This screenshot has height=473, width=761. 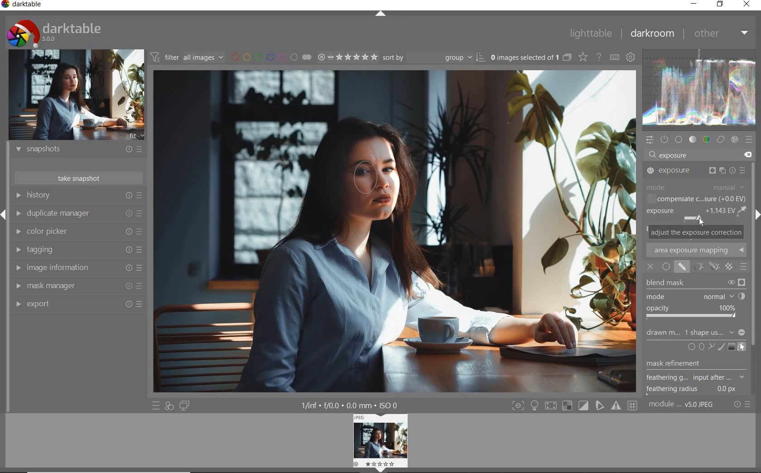 I want to click on take snapshot, so click(x=79, y=178).